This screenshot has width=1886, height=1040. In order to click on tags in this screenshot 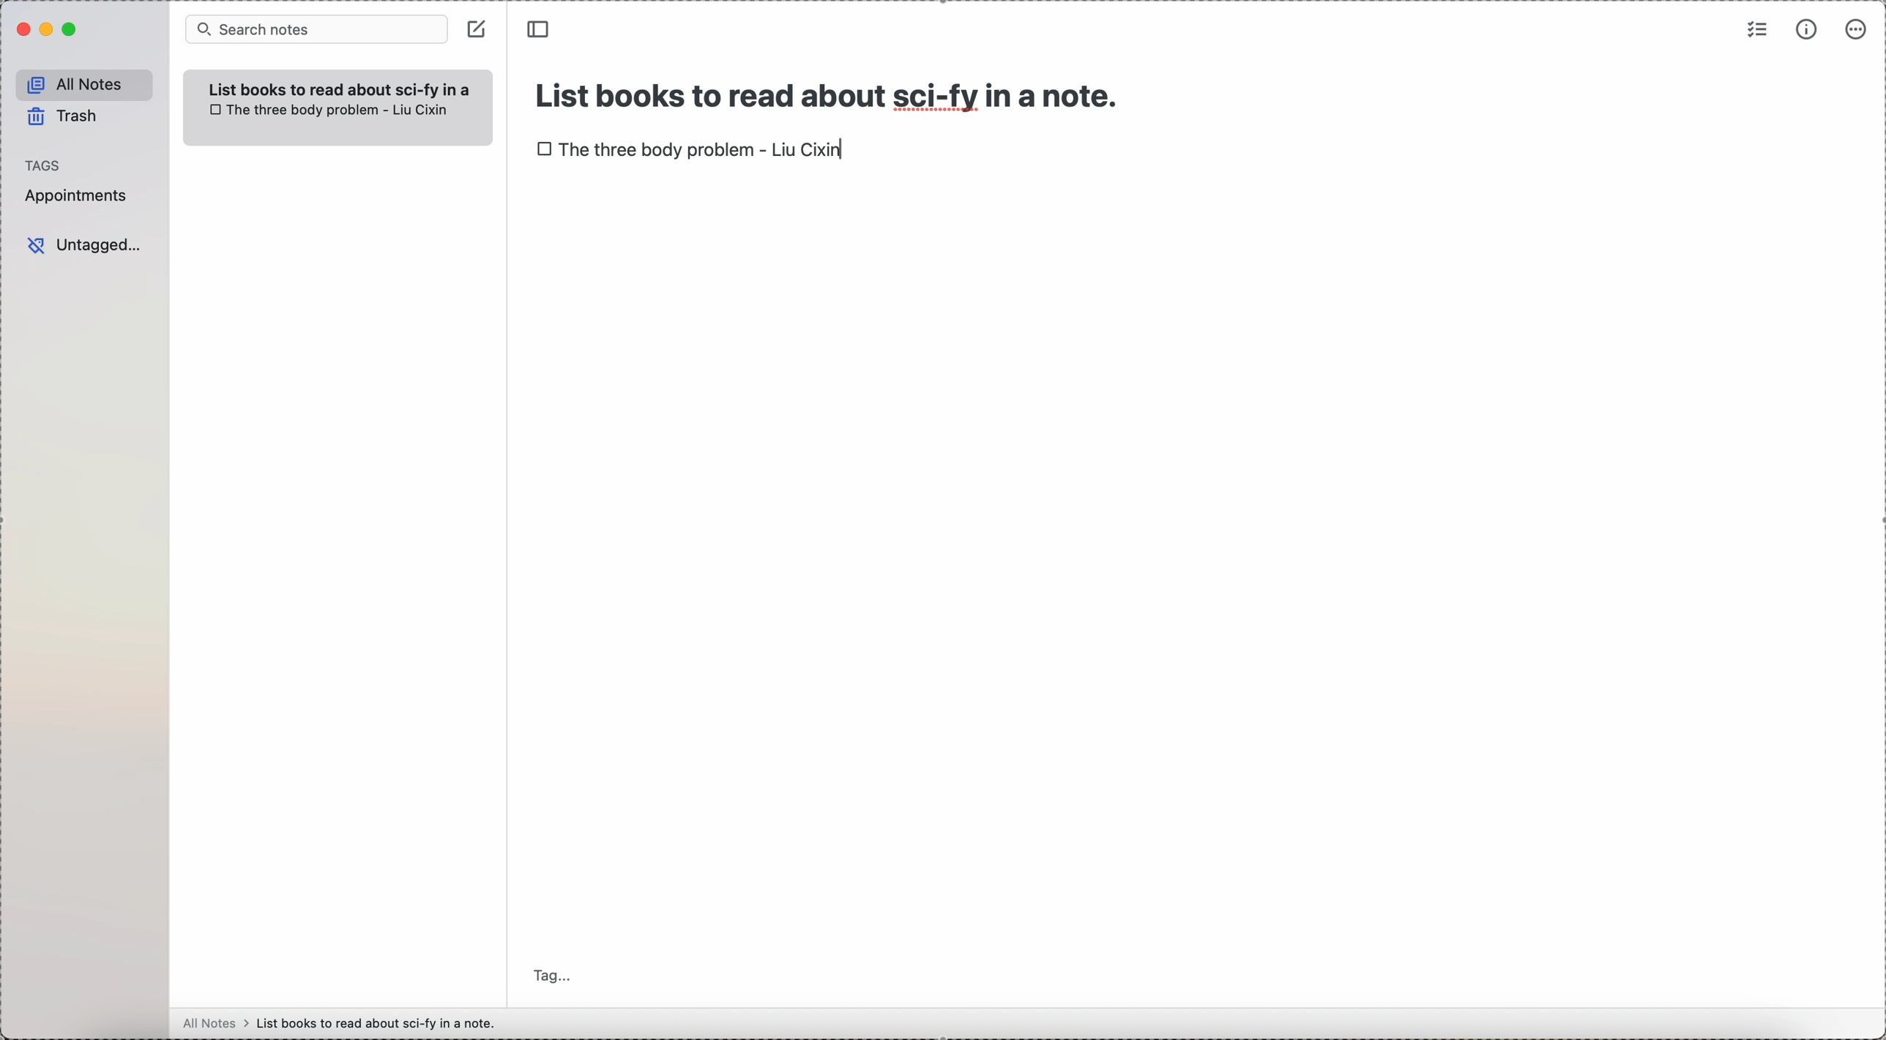, I will do `click(45, 163)`.